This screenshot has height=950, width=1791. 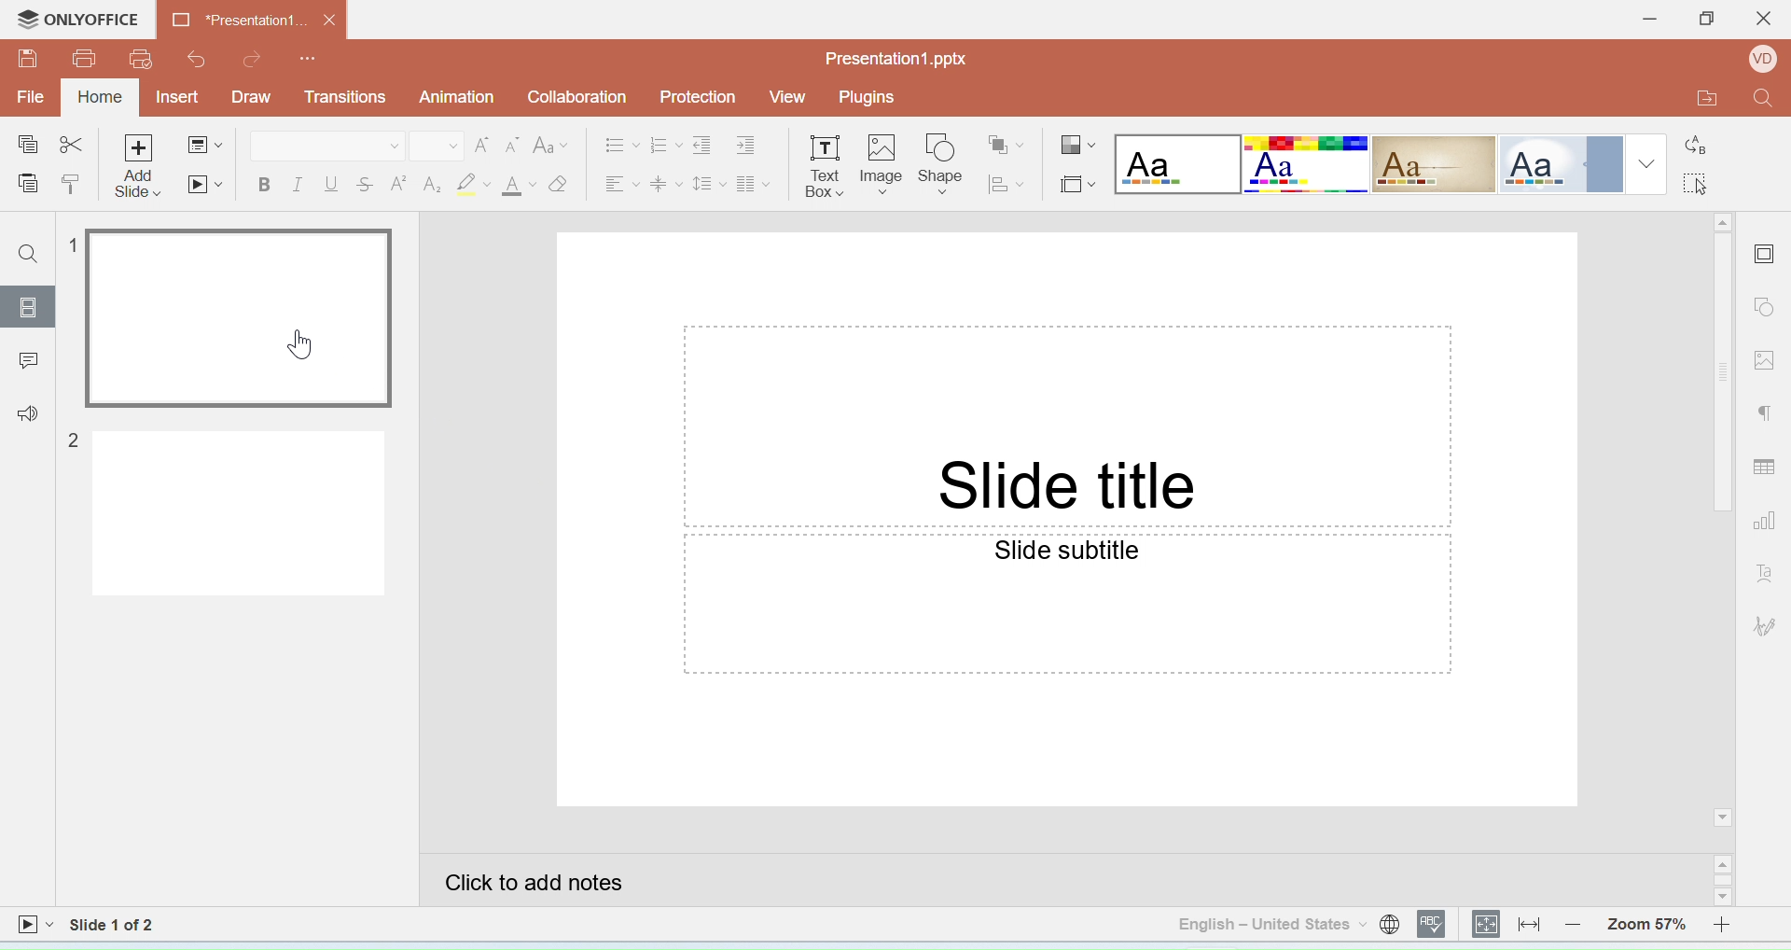 I want to click on Minimise, so click(x=1643, y=21).